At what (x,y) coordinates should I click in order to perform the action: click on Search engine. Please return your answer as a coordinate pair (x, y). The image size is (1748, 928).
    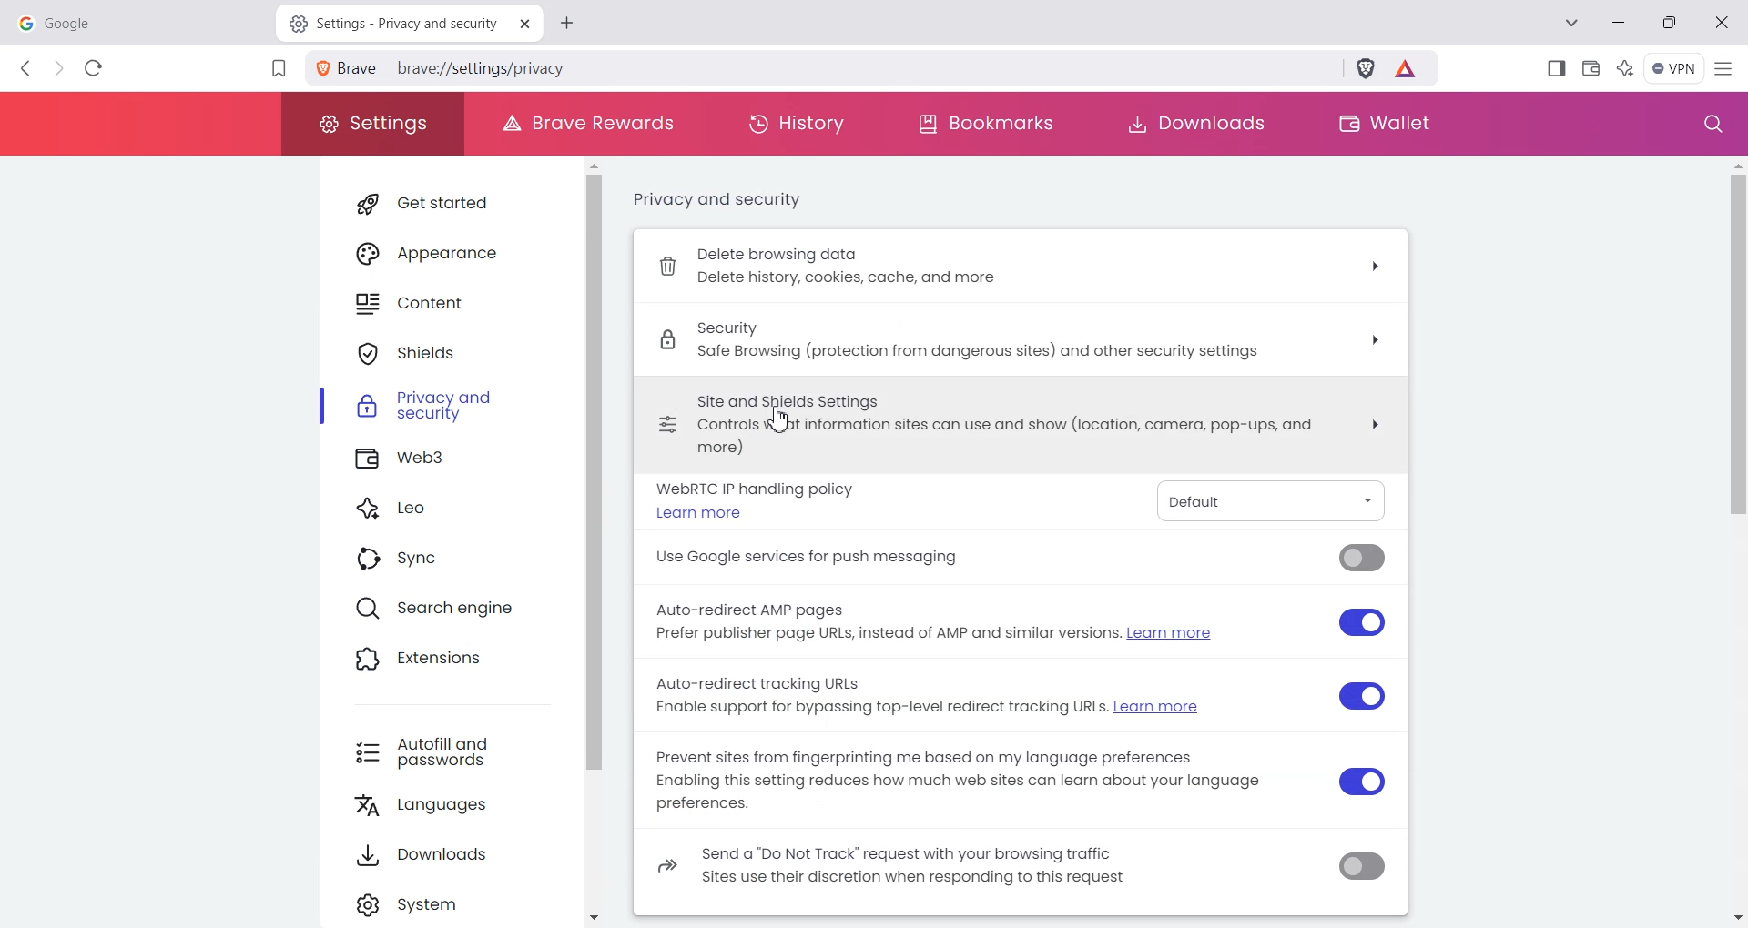
    Looking at the image, I should click on (449, 610).